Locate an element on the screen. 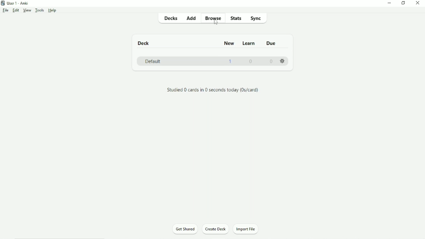 The height and width of the screenshot is (239, 425). Learn is located at coordinates (249, 43).